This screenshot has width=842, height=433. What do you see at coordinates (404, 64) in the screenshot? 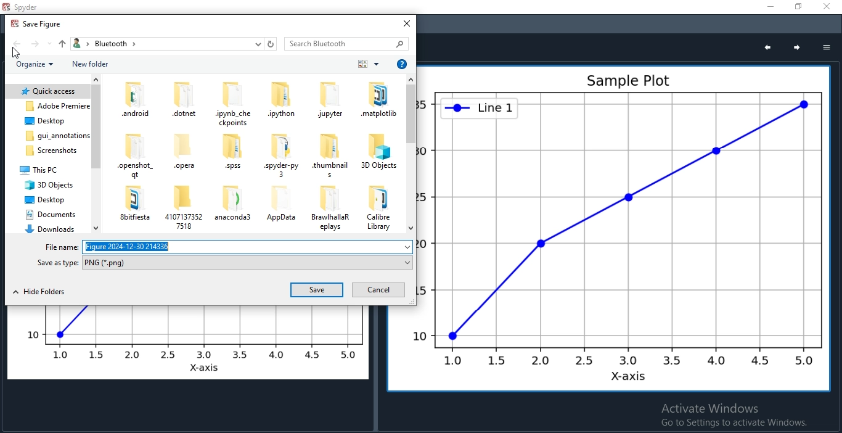
I see `help` at bounding box center [404, 64].